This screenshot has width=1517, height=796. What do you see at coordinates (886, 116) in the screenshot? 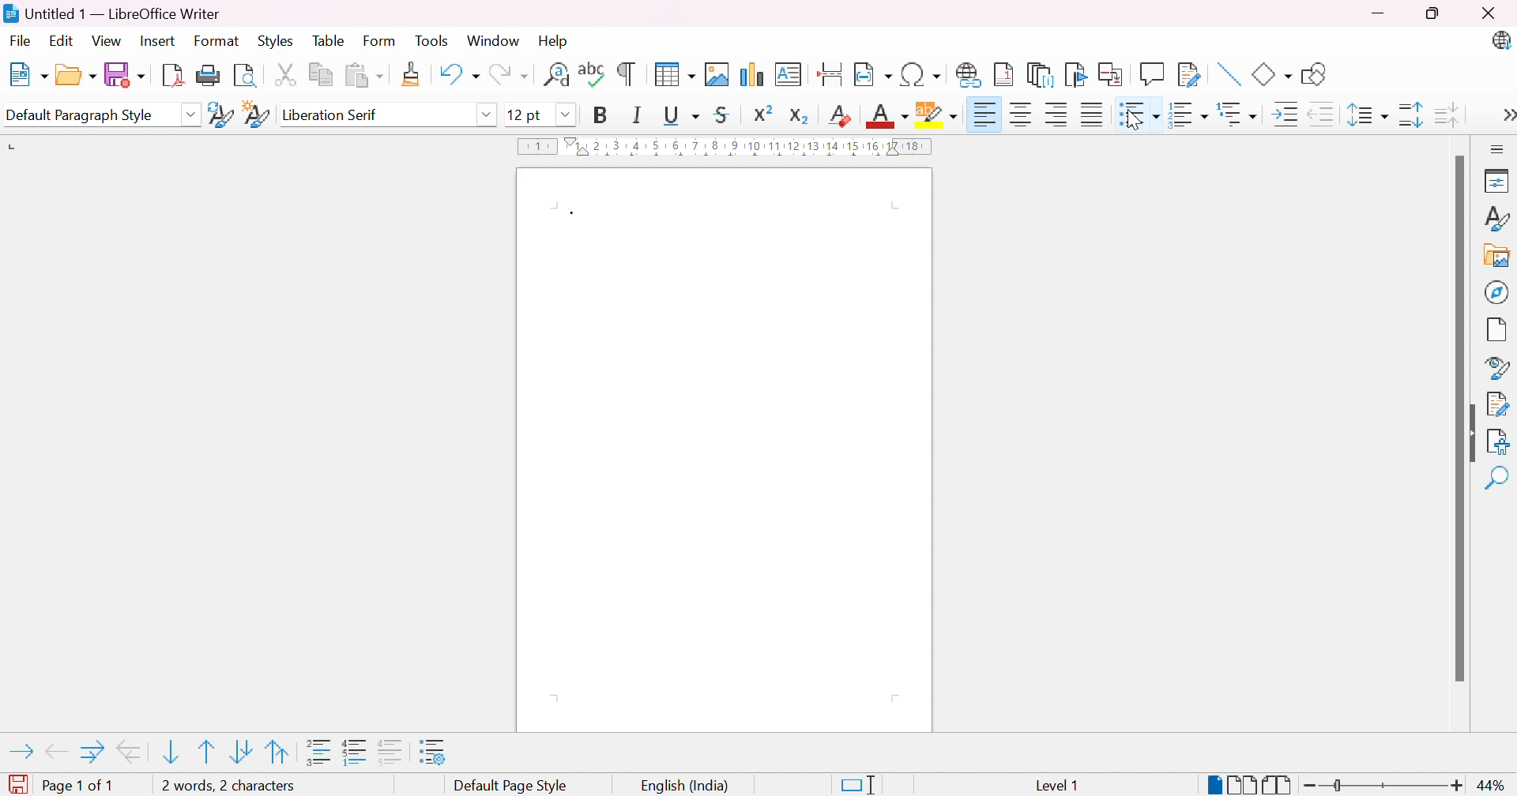
I see `Font color` at bounding box center [886, 116].